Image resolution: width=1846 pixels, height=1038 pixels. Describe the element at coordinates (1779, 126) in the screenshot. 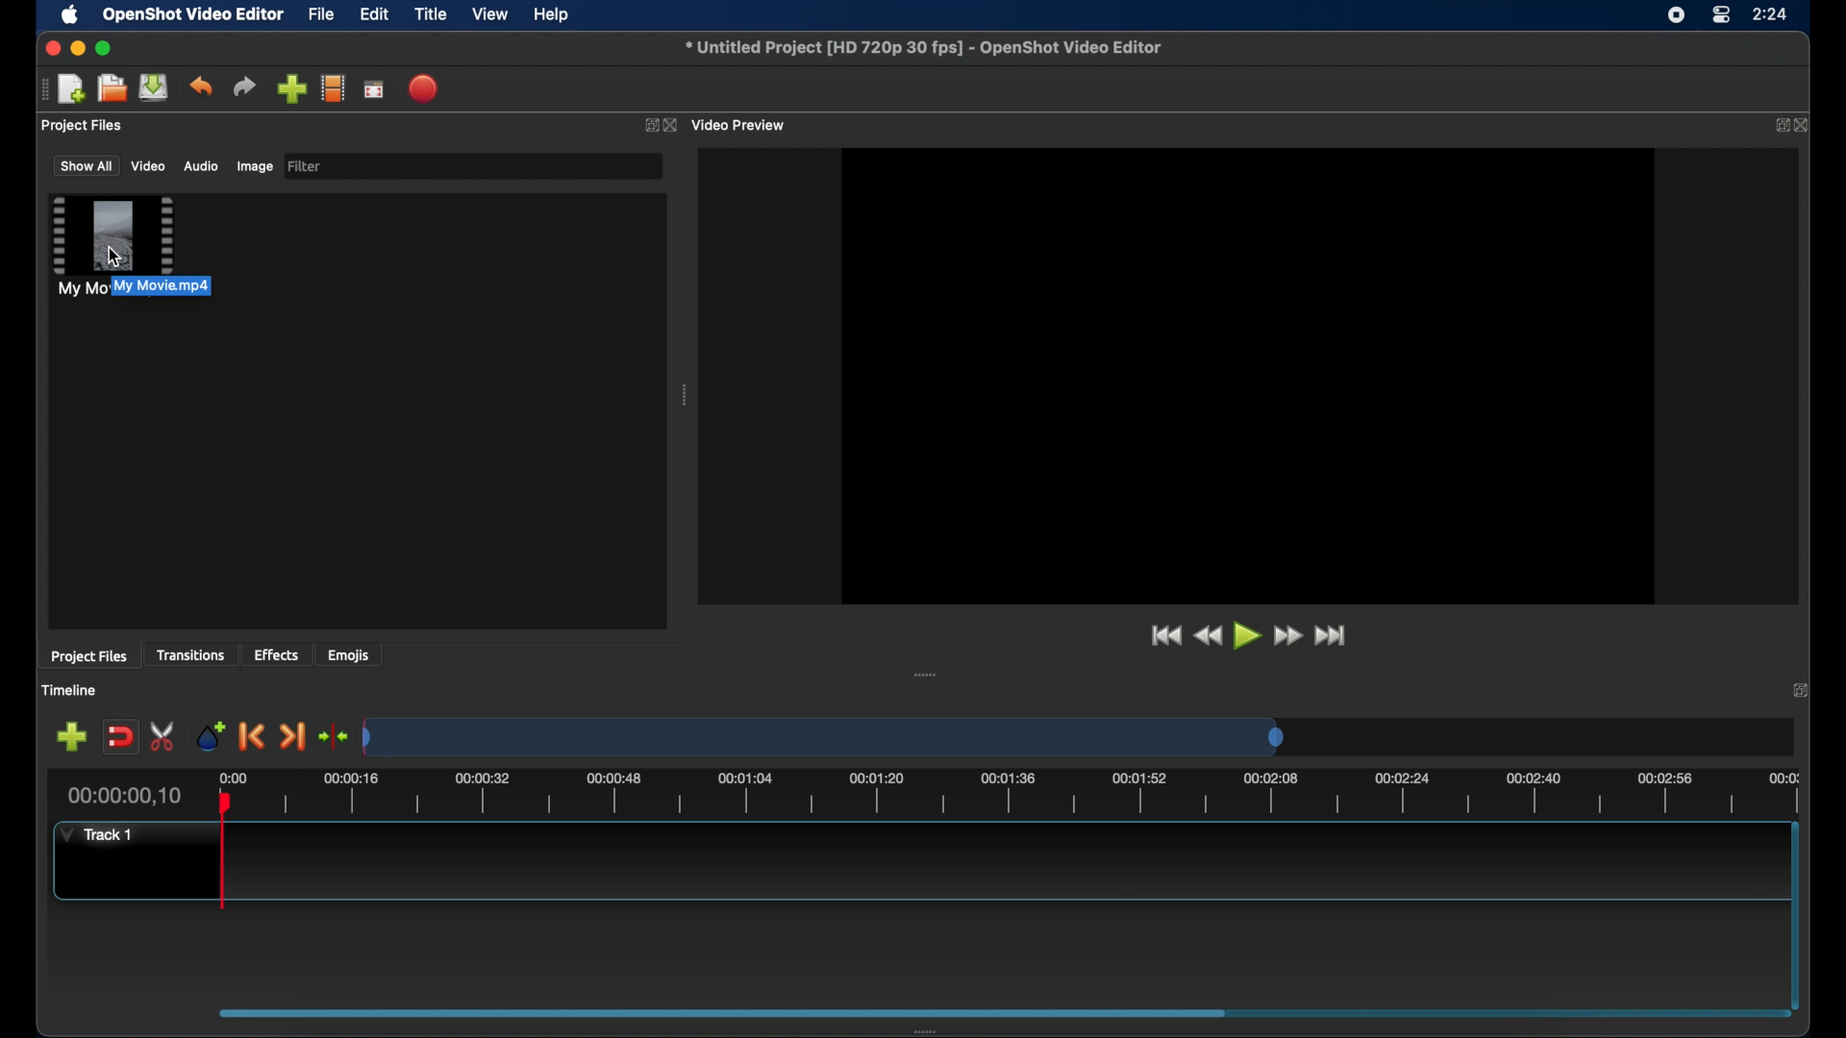

I see `expand` at that location.